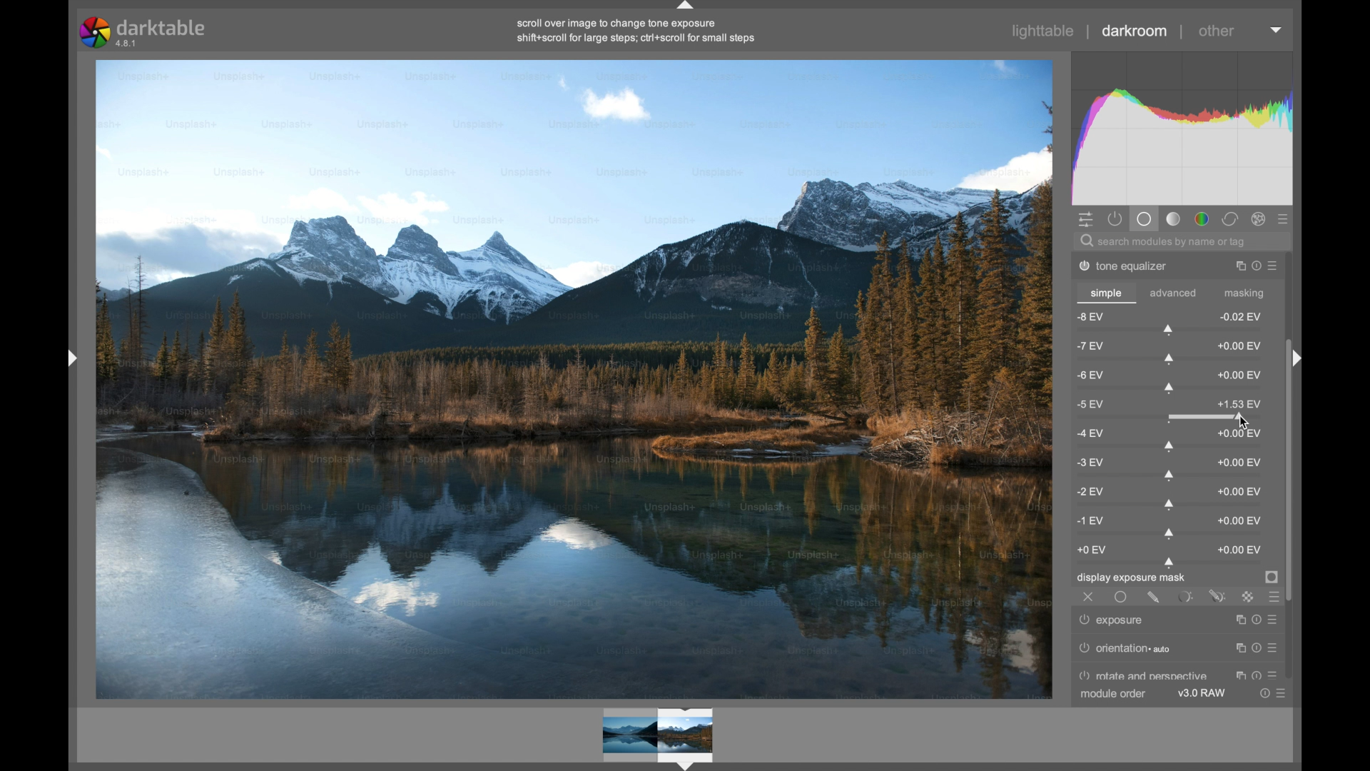  What do you see at coordinates (1090, 492) in the screenshot?
I see `-2 ev` at bounding box center [1090, 492].